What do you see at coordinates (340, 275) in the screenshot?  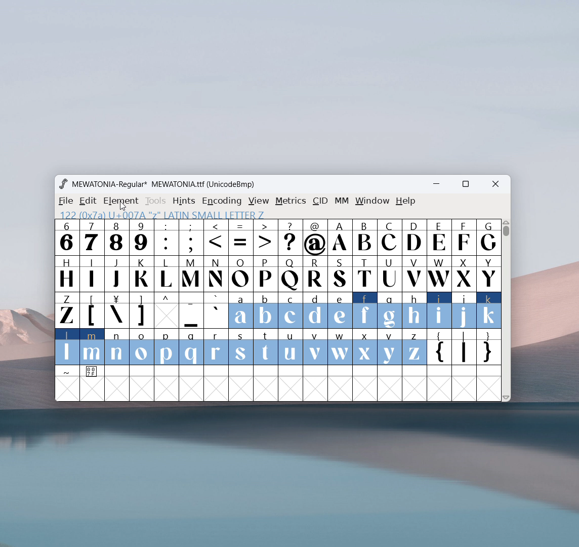 I see `S` at bounding box center [340, 275].